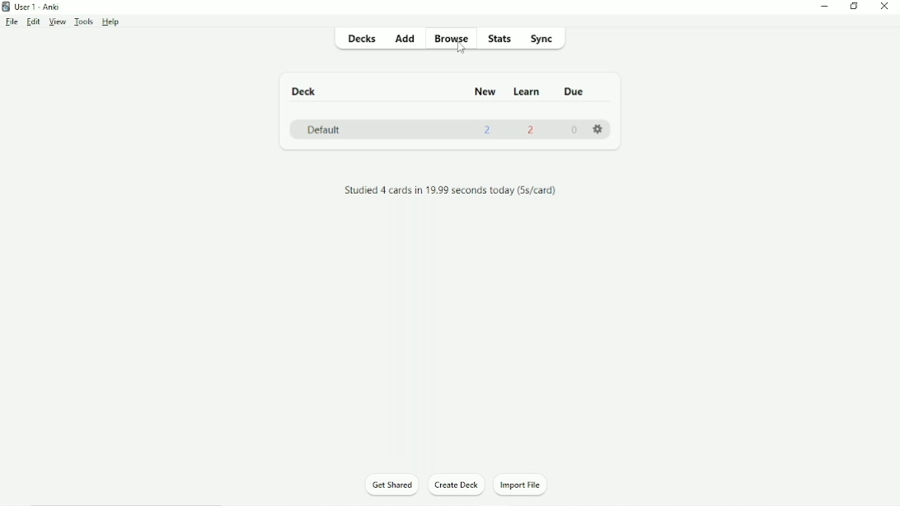 The height and width of the screenshot is (506, 900). I want to click on Decks, so click(359, 39).